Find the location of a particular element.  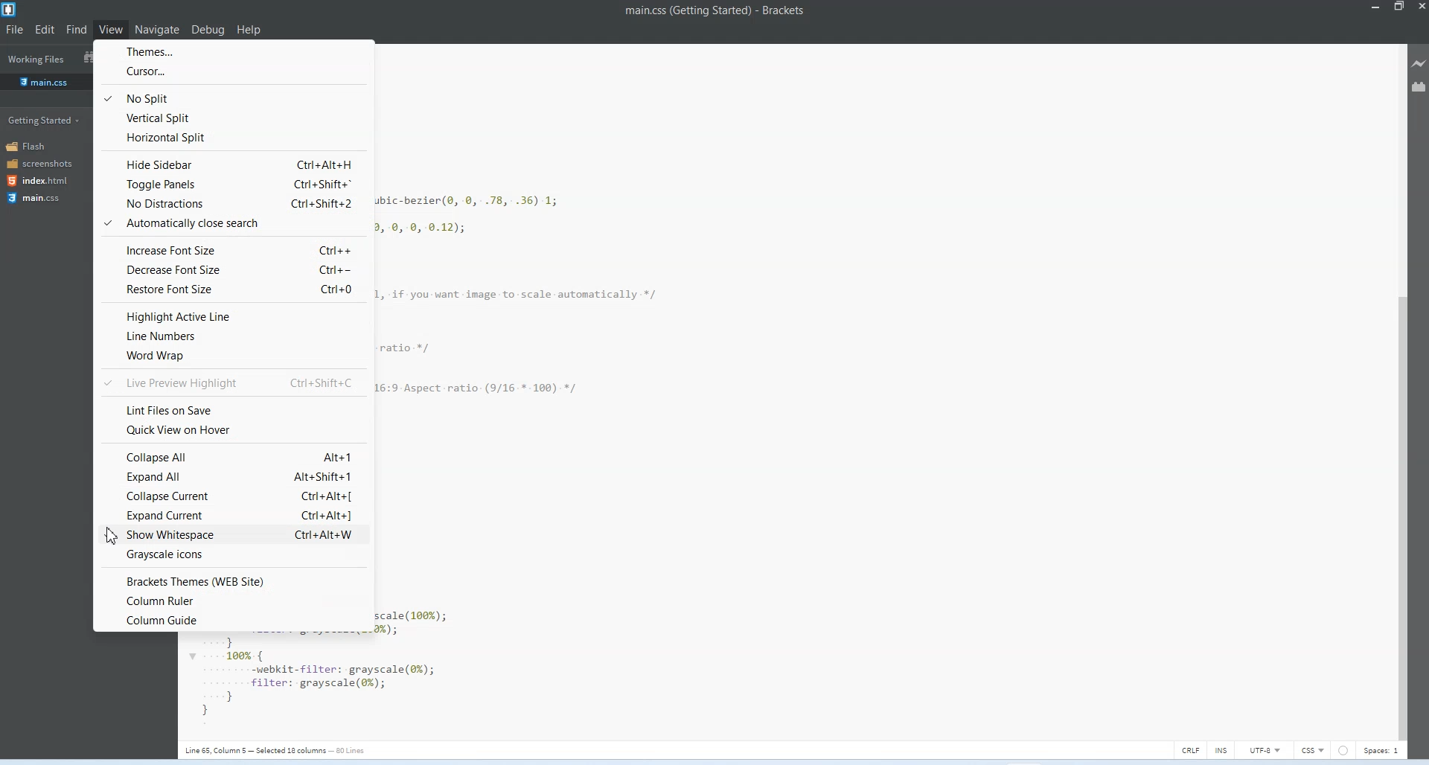

Brackets theme website is located at coordinates (232, 580).